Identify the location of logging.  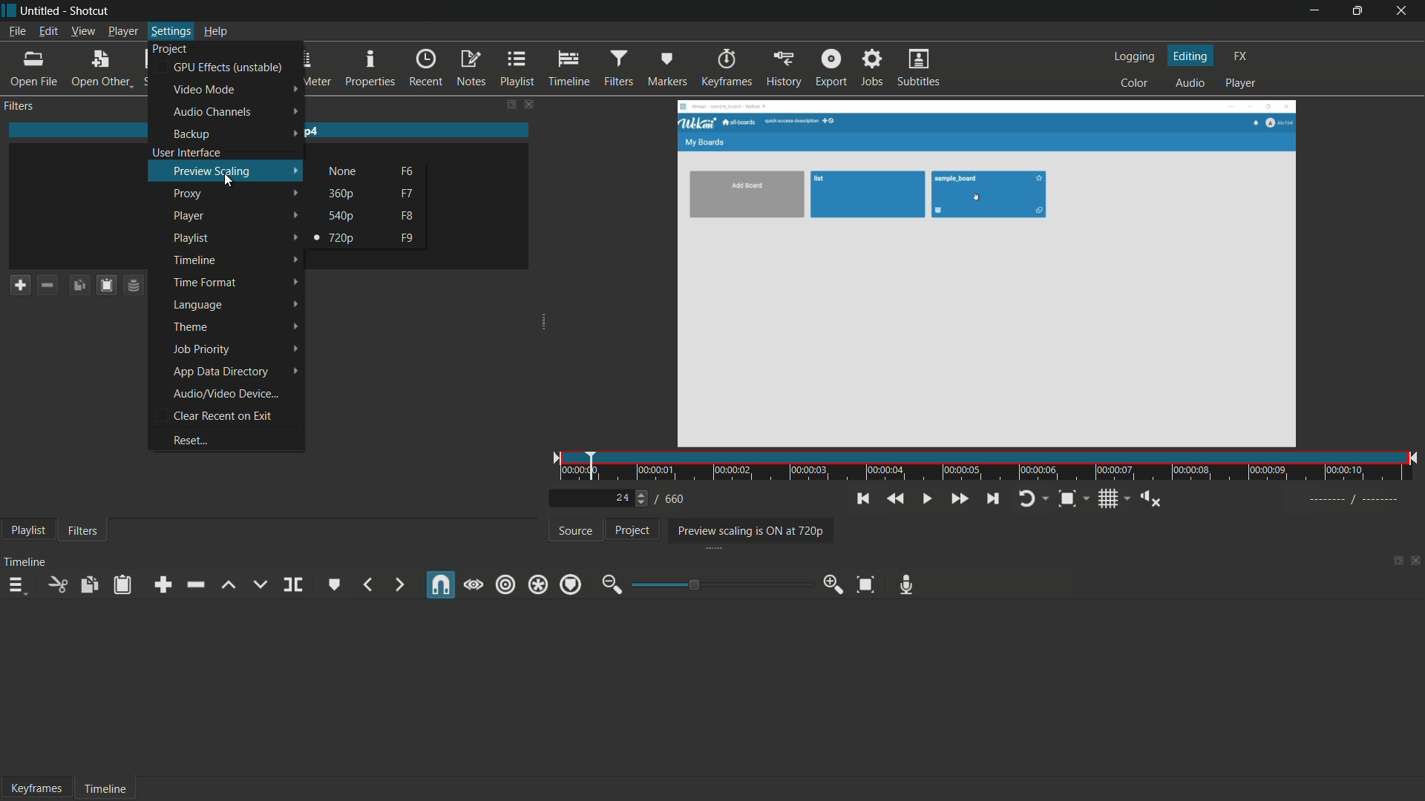
(1133, 56).